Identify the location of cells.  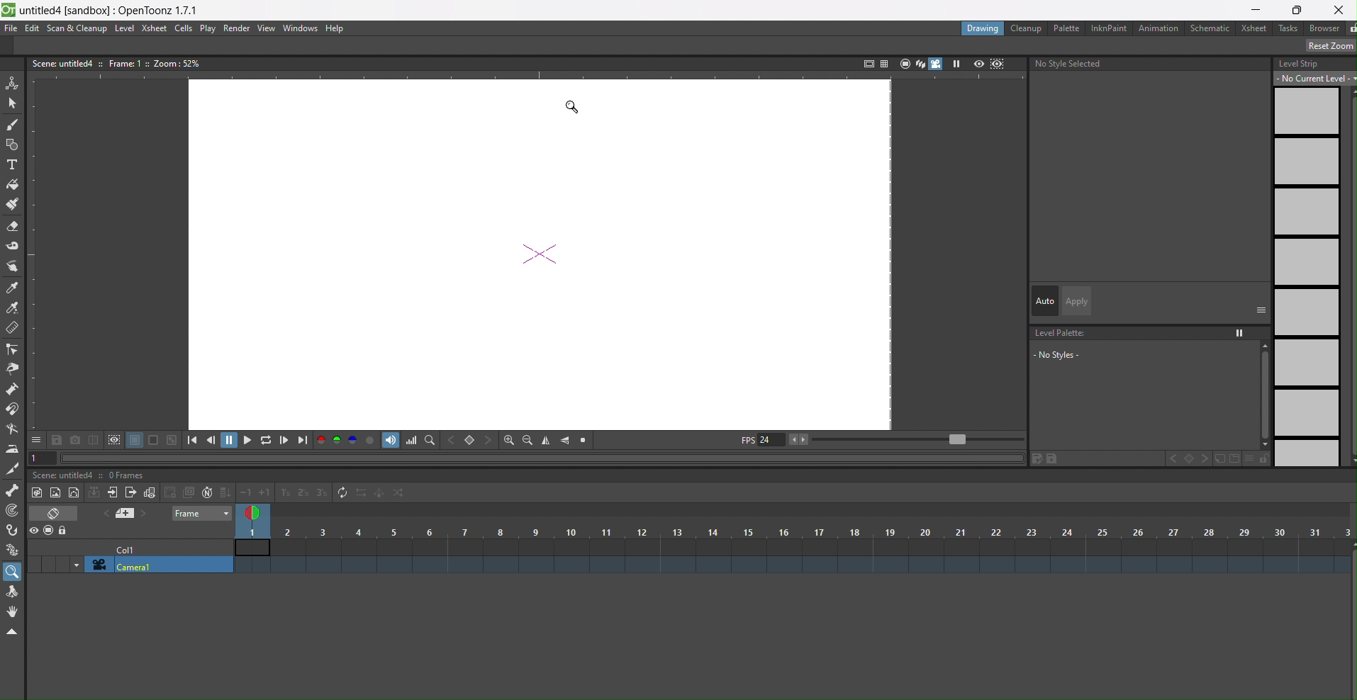
(186, 28).